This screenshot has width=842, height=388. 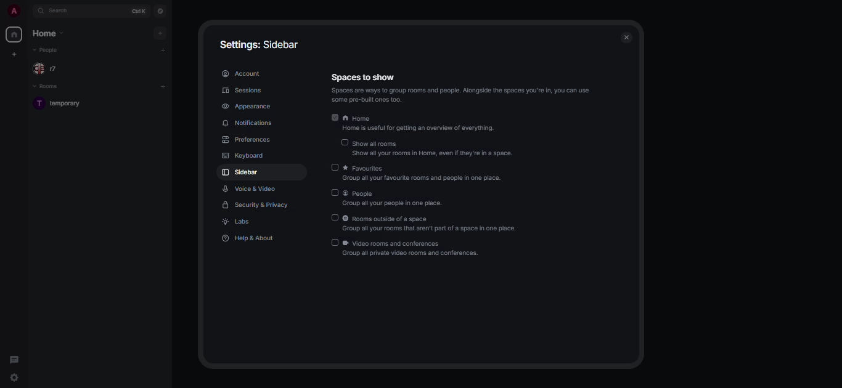 I want to click on keyboard, so click(x=247, y=155).